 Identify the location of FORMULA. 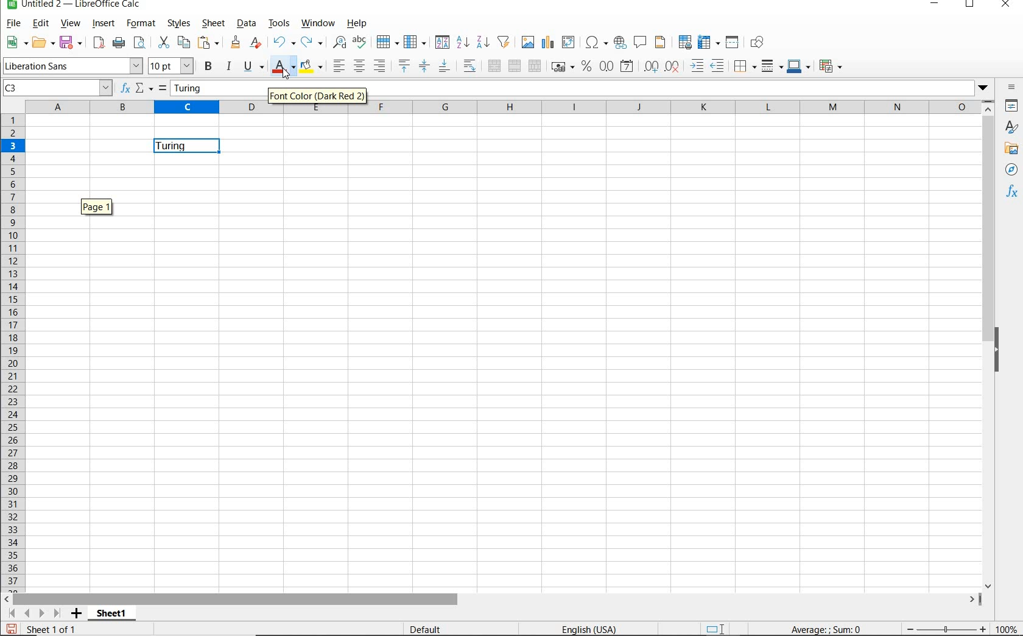
(162, 88).